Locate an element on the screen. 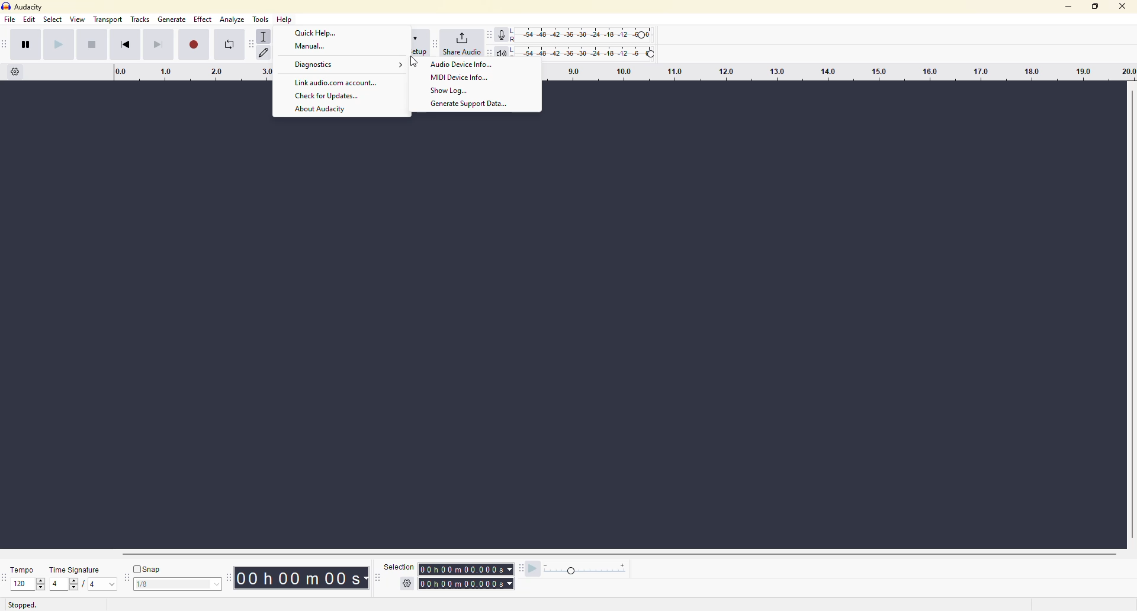 The image size is (1137, 611). file is located at coordinates (12, 20).